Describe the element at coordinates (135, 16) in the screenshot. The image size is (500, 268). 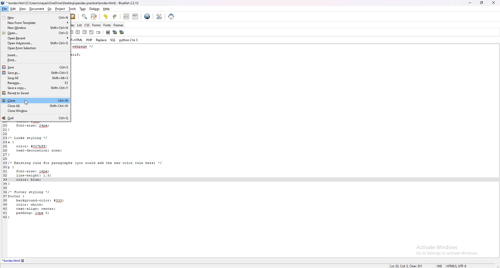
I see `indent` at that location.